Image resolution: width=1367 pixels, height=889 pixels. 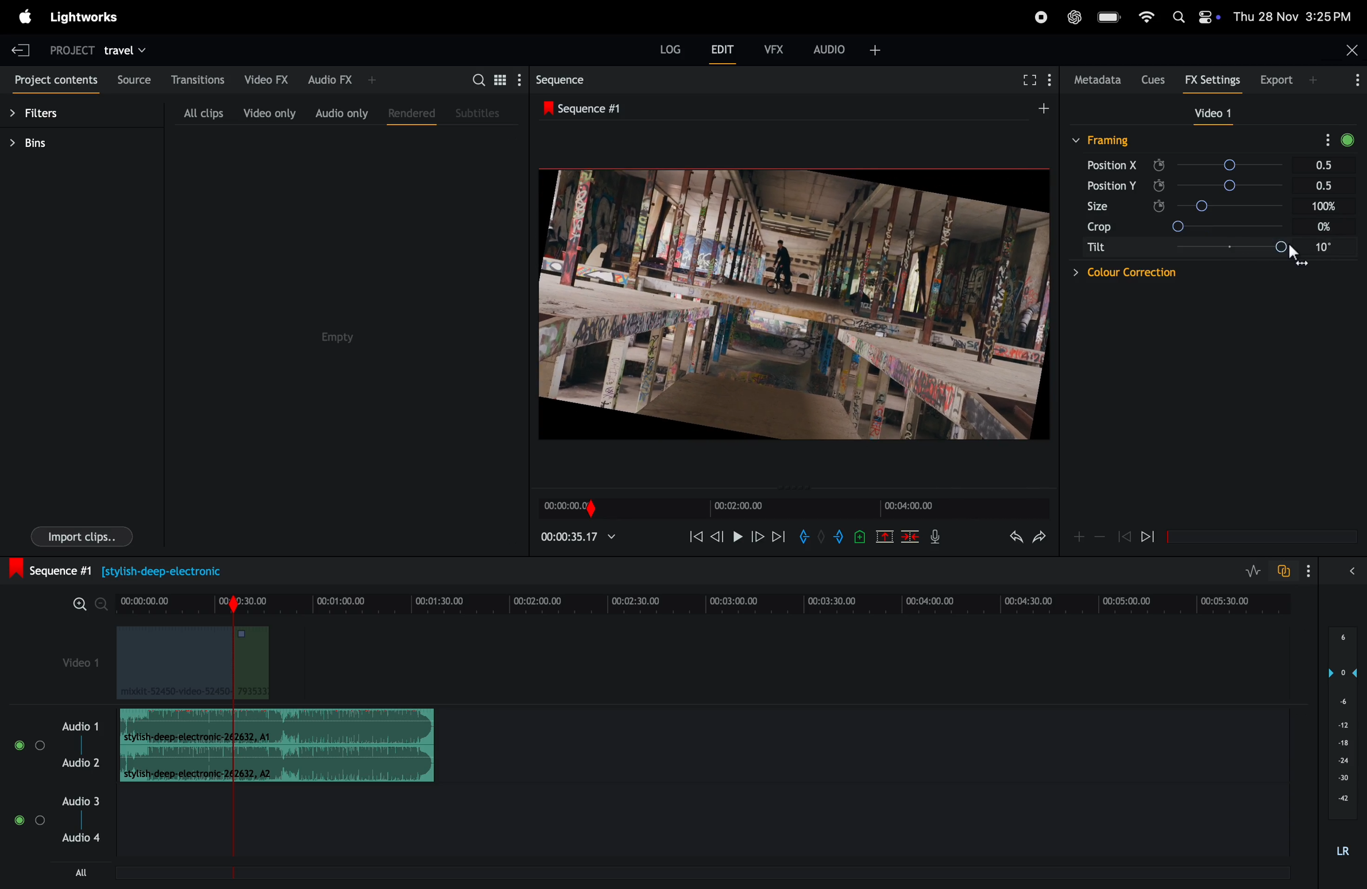 What do you see at coordinates (1113, 141) in the screenshot?
I see `framing` at bounding box center [1113, 141].